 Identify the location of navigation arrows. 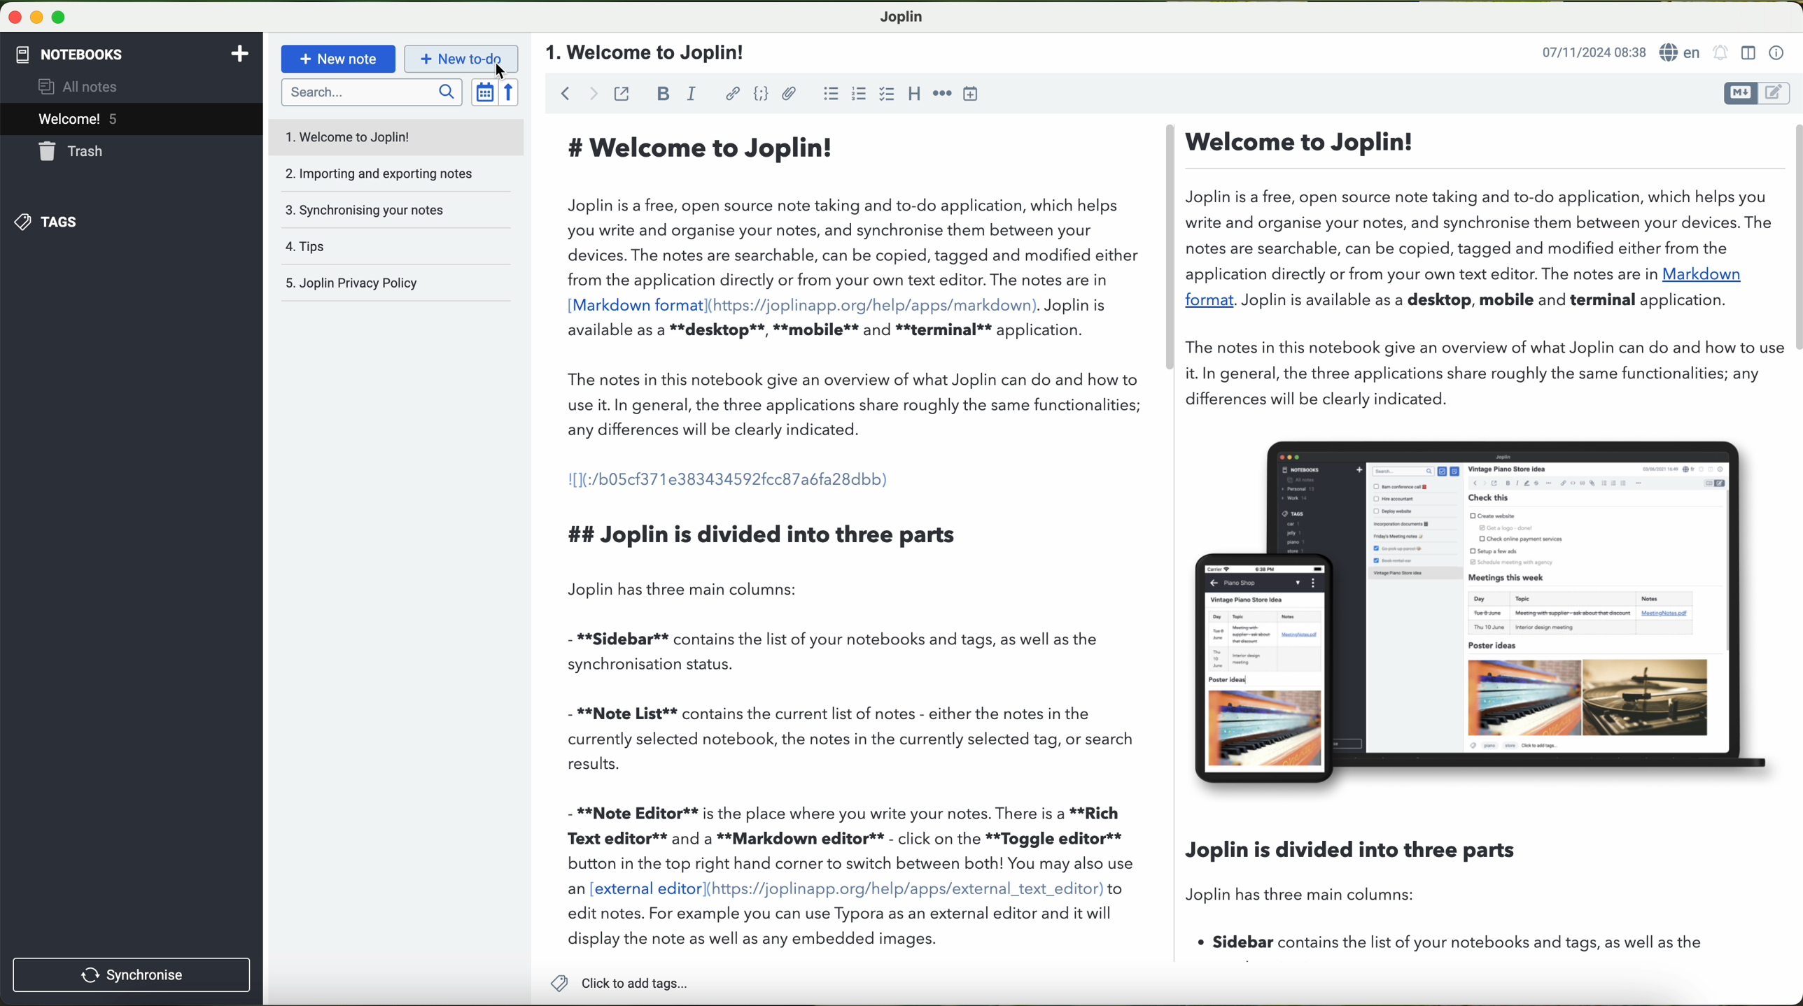
(577, 93).